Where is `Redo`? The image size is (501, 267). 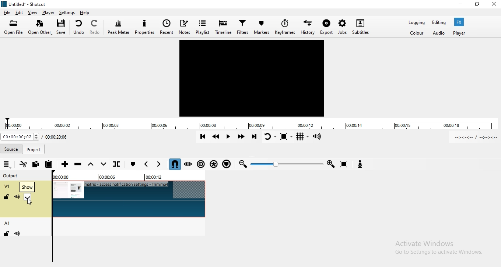
Redo is located at coordinates (98, 28).